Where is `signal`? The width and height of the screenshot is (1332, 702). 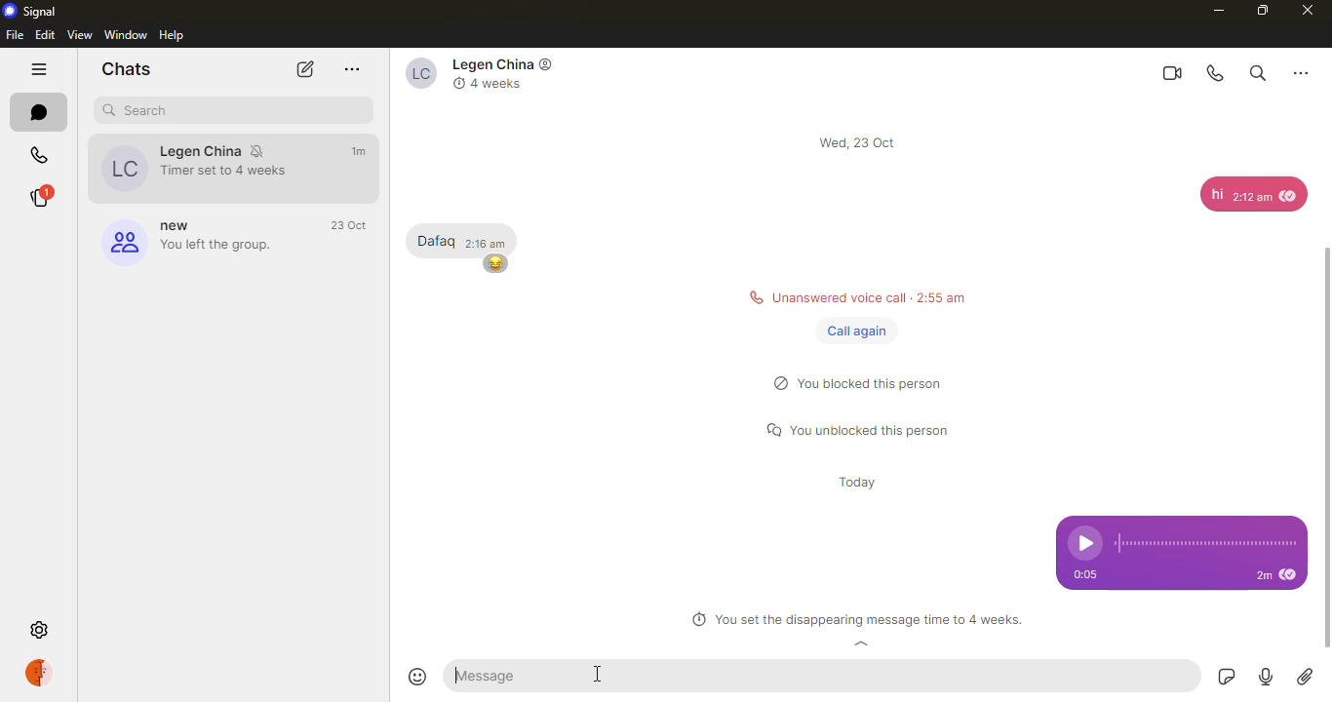 signal is located at coordinates (33, 11).